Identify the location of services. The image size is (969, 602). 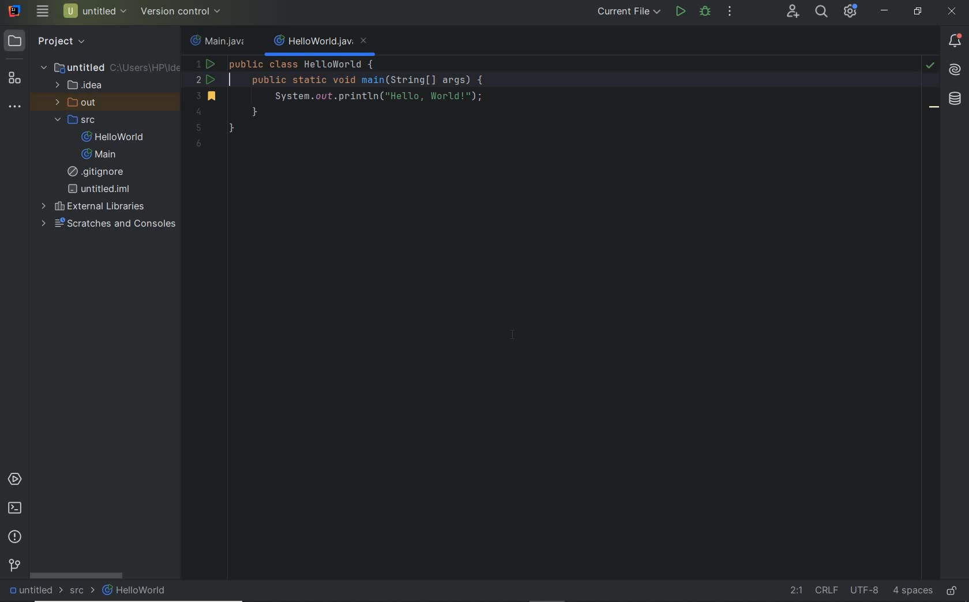
(14, 480).